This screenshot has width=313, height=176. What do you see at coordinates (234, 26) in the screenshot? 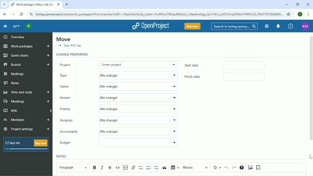
I see `Search` at bounding box center [234, 26].